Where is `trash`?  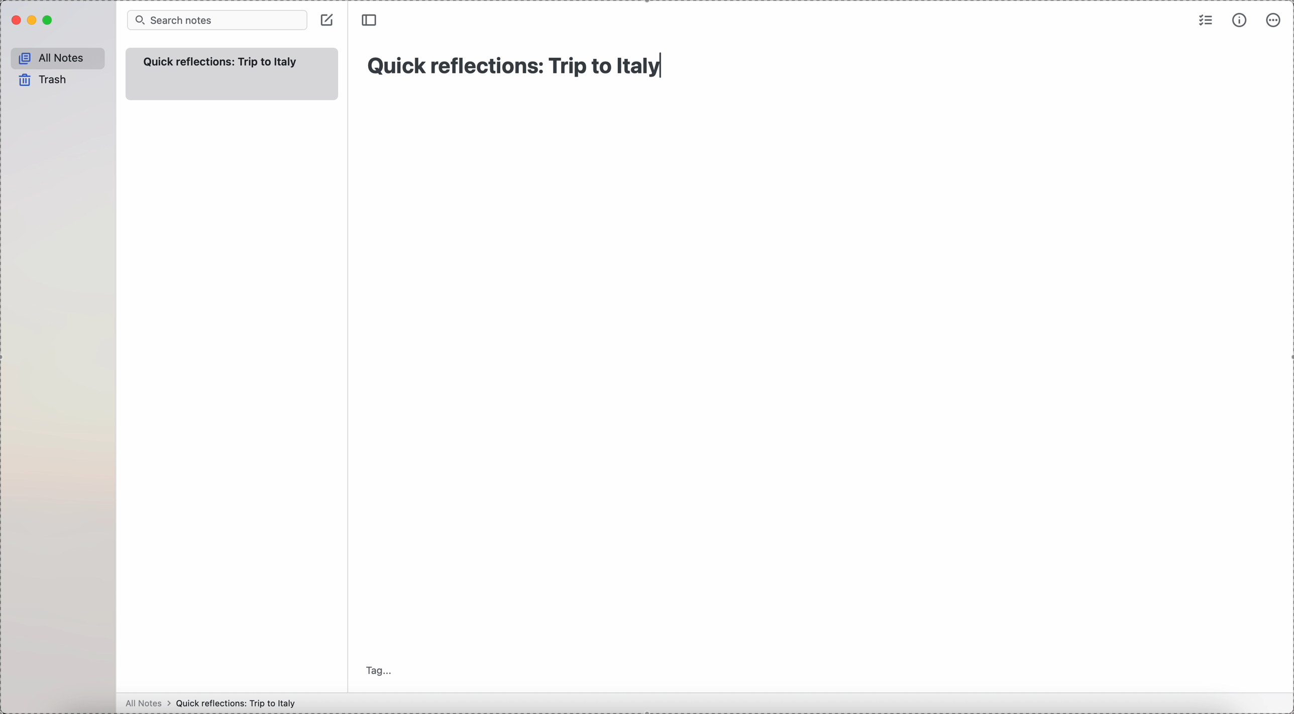 trash is located at coordinates (41, 80).